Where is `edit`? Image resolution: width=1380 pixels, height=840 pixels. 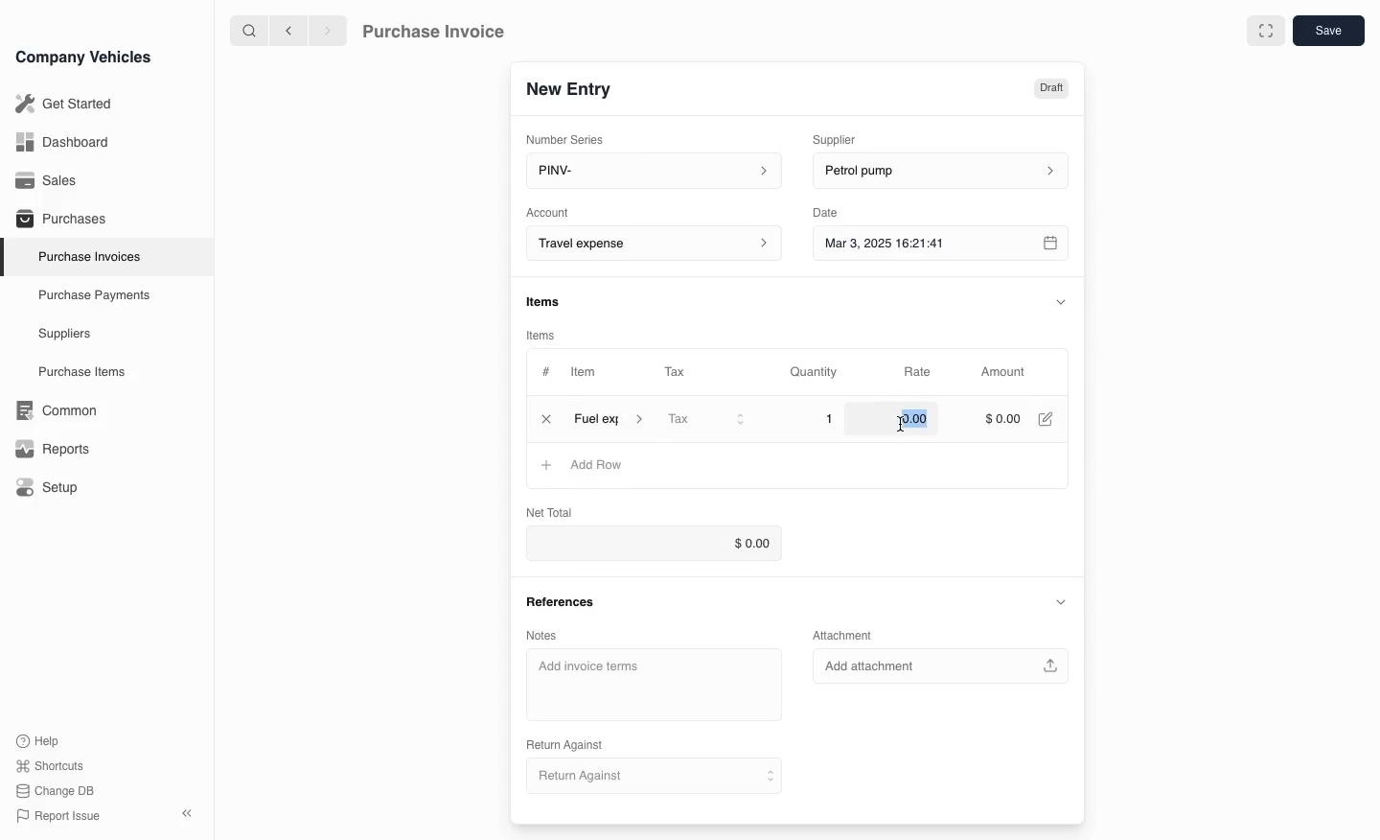 edit is located at coordinates (1047, 420).